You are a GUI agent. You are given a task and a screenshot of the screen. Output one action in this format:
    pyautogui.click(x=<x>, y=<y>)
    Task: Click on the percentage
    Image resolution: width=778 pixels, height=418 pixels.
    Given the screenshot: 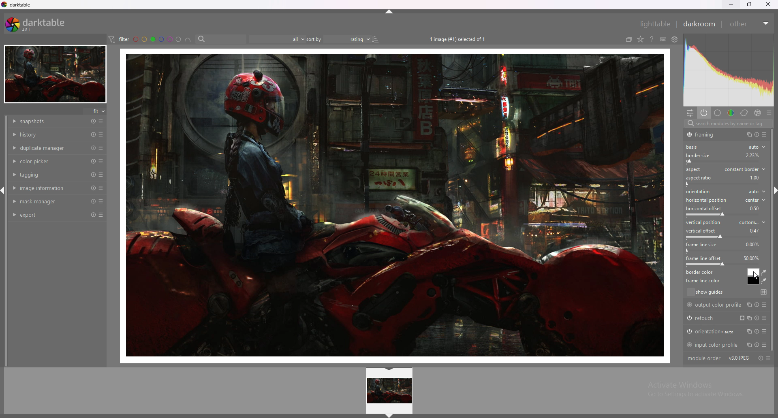 What is the action you would take?
    pyautogui.click(x=751, y=258)
    